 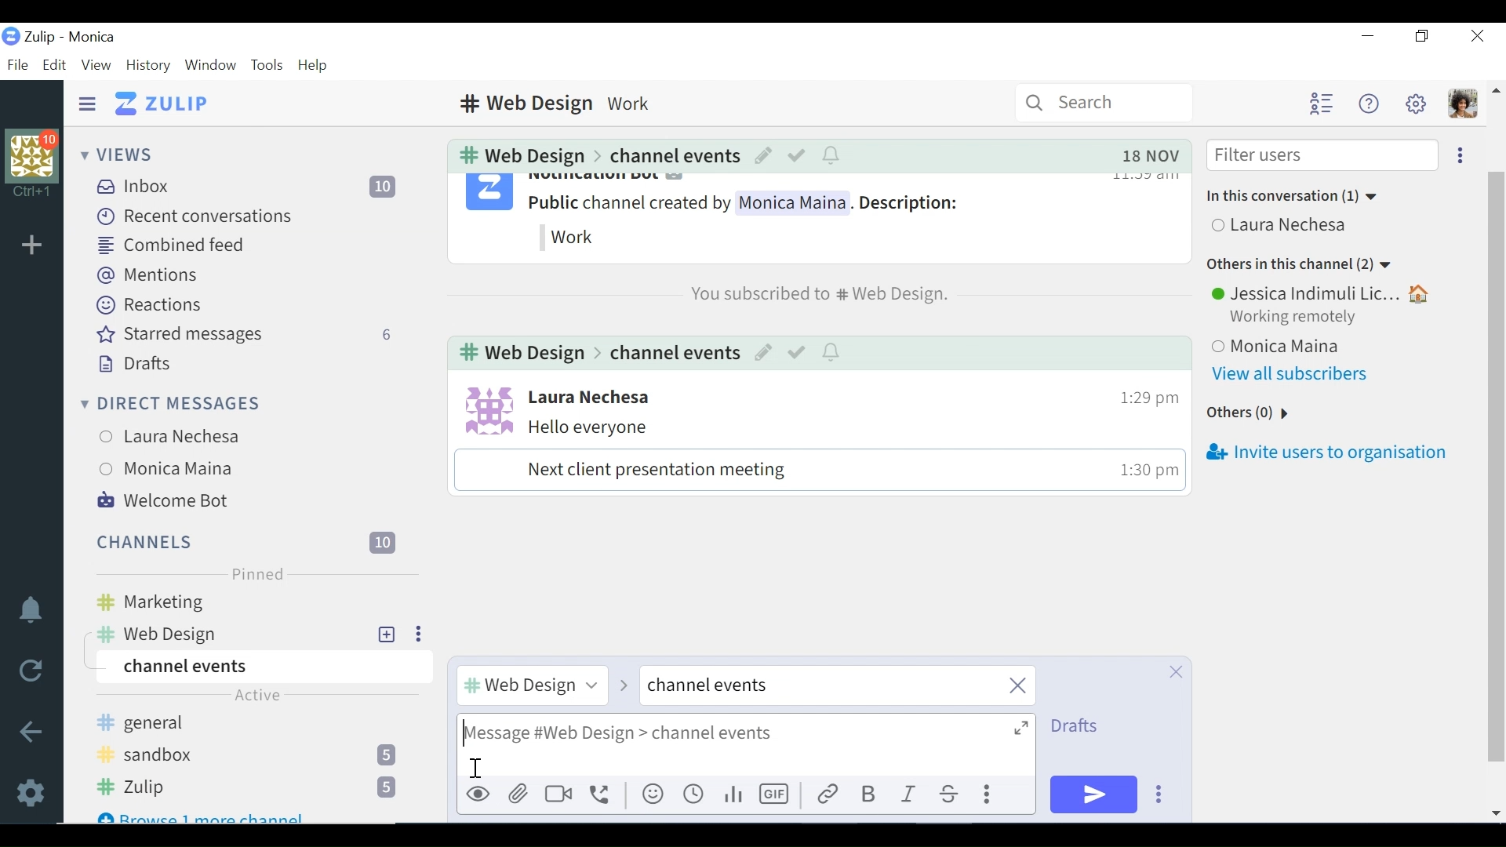 What do you see at coordinates (867, 794) in the screenshot?
I see `Bold` at bounding box center [867, 794].